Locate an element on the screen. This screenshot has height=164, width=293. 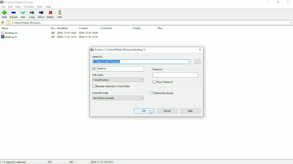
enable checkbox is located at coordinates (93, 69).